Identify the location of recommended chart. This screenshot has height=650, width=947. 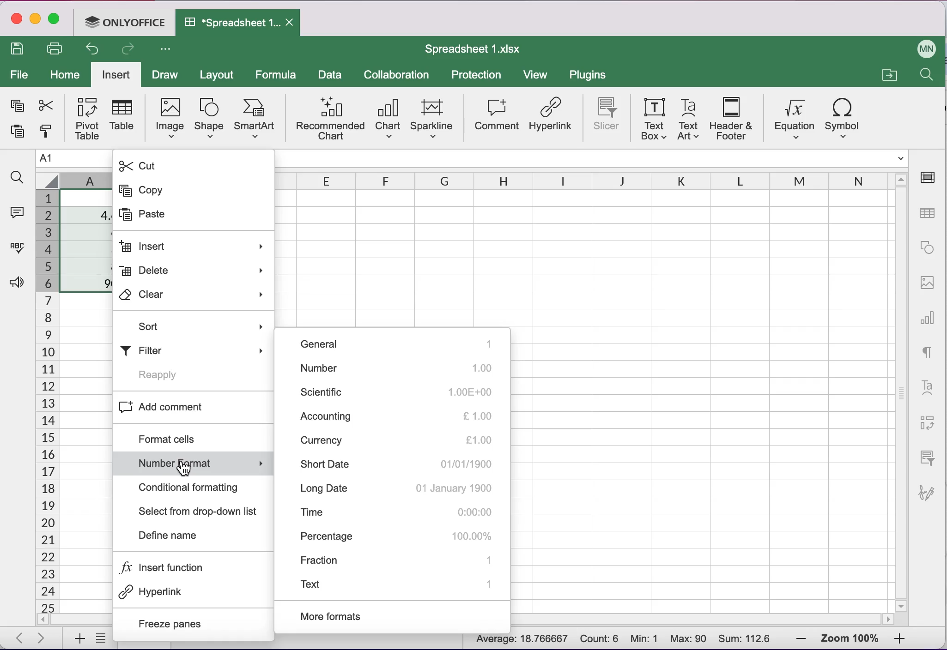
(328, 120).